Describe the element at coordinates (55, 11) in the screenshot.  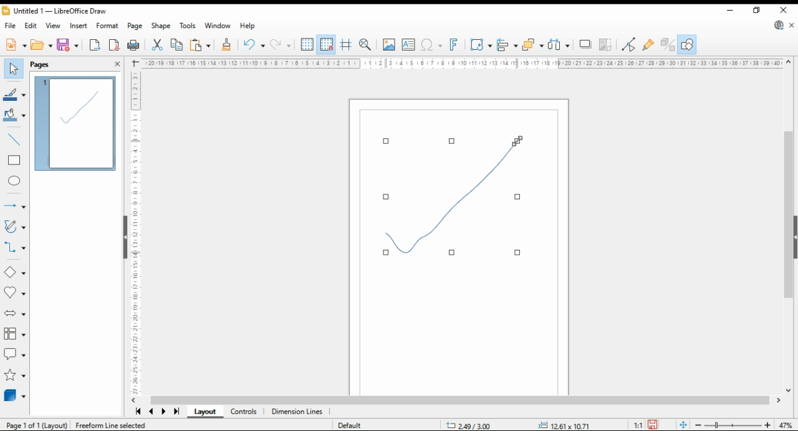
I see `icon and file name` at that location.